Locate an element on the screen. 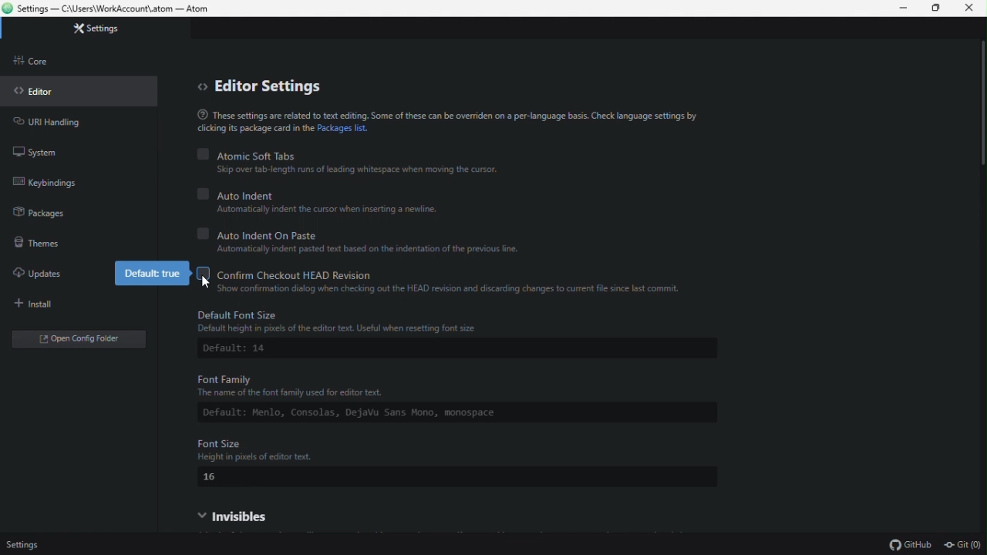  Open folder is located at coordinates (90, 339).